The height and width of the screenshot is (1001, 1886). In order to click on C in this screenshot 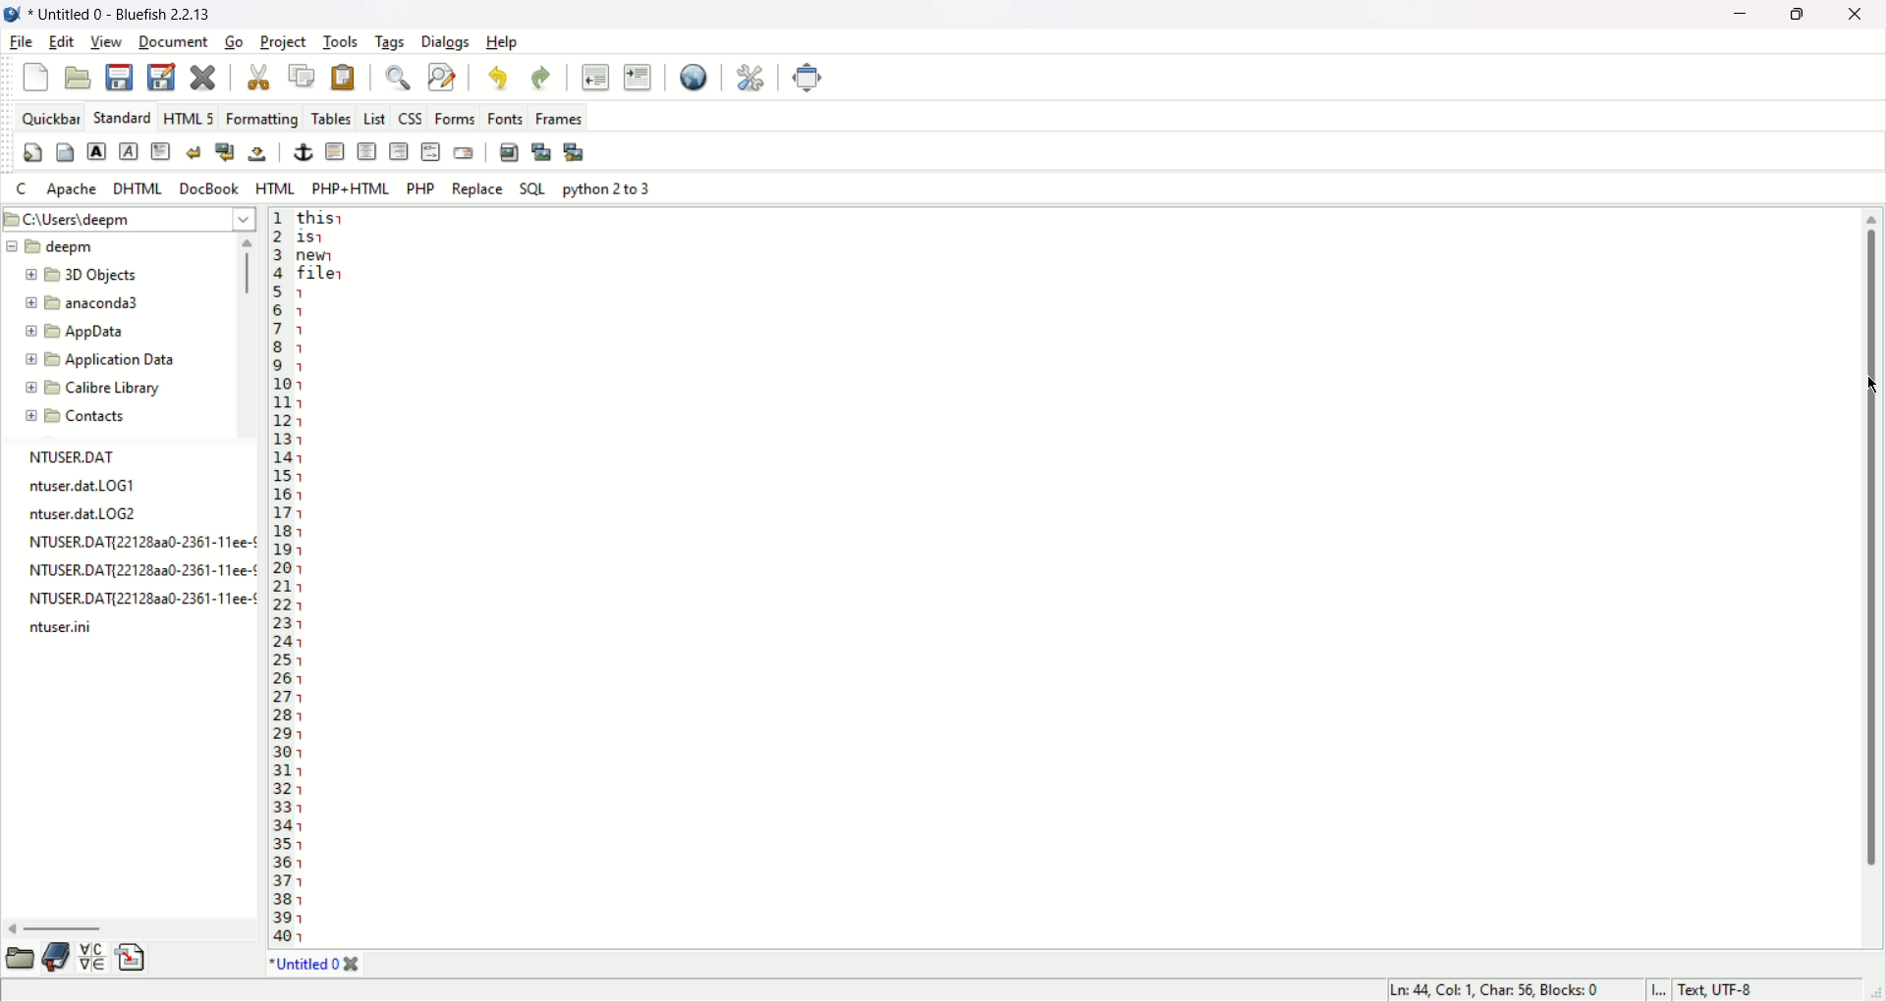, I will do `click(22, 189)`.